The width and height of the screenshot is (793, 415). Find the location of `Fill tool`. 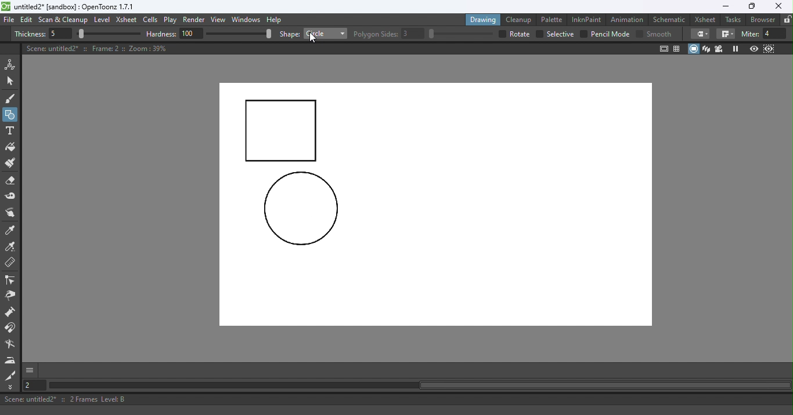

Fill tool is located at coordinates (10, 148).